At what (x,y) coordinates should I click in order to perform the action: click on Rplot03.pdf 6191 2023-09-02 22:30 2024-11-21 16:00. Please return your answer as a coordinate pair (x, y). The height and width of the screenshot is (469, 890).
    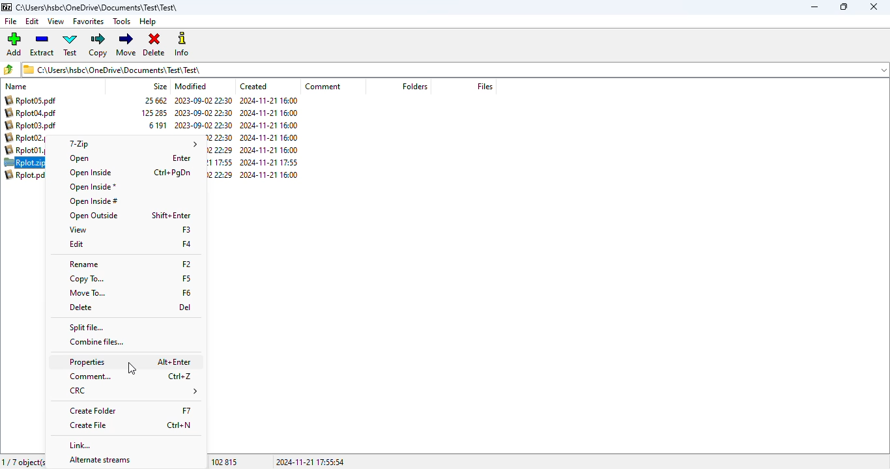
    Looking at the image, I should click on (152, 125).